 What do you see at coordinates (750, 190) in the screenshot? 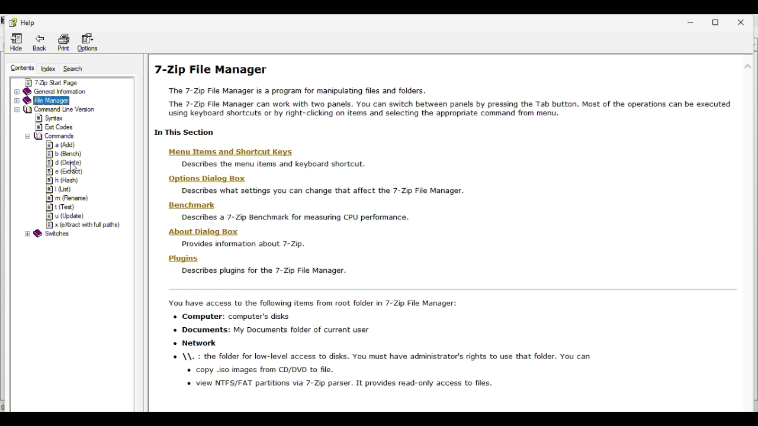
I see `scroll bar` at bounding box center [750, 190].